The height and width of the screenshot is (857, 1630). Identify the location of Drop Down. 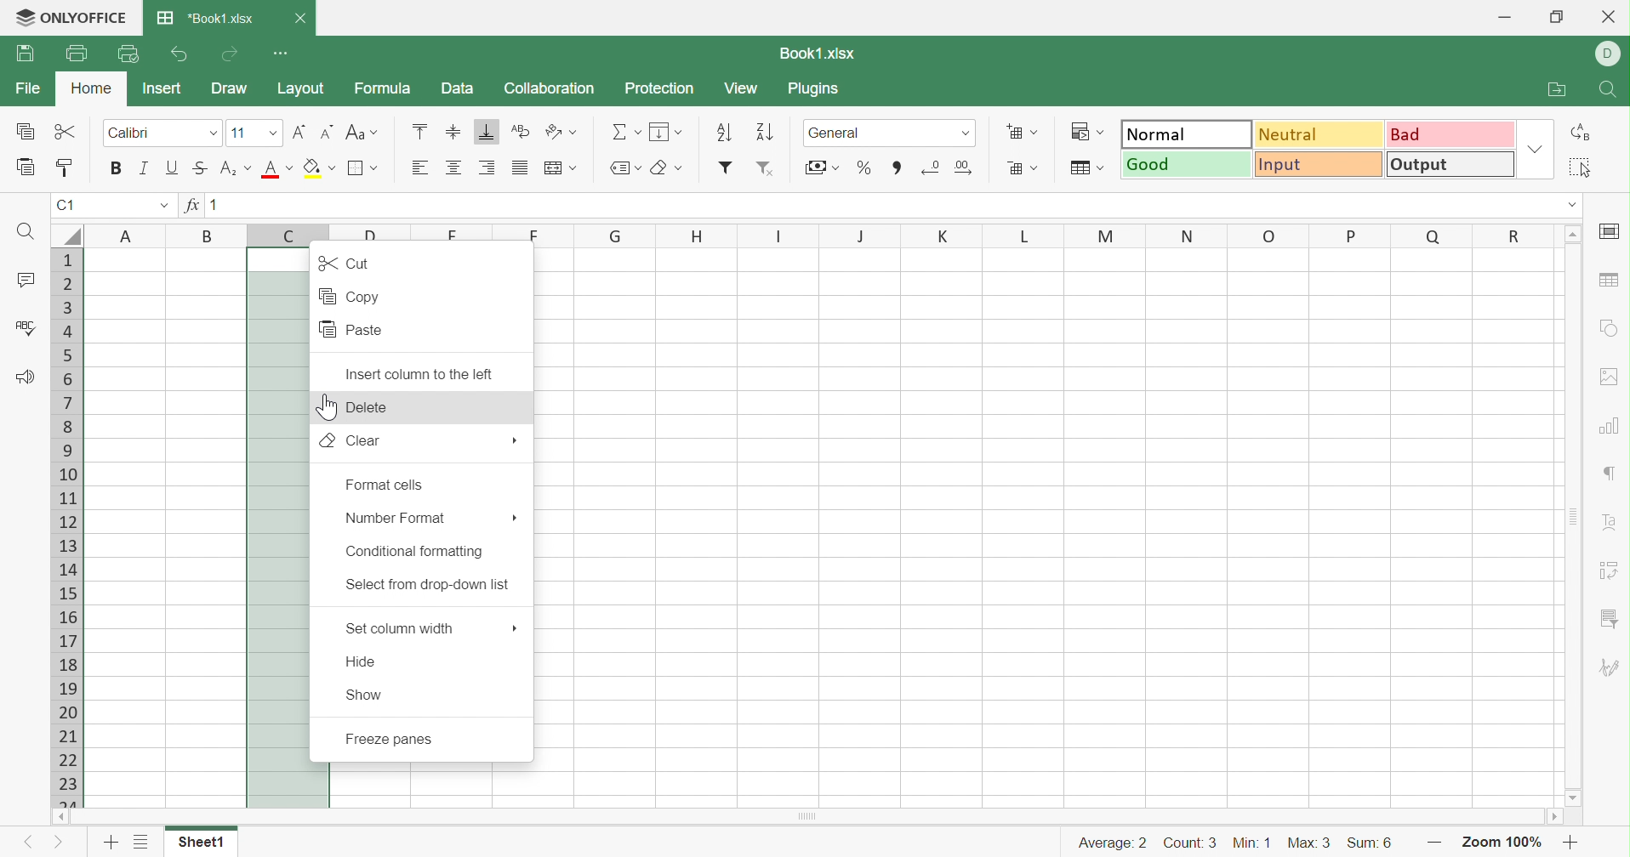
(1105, 167).